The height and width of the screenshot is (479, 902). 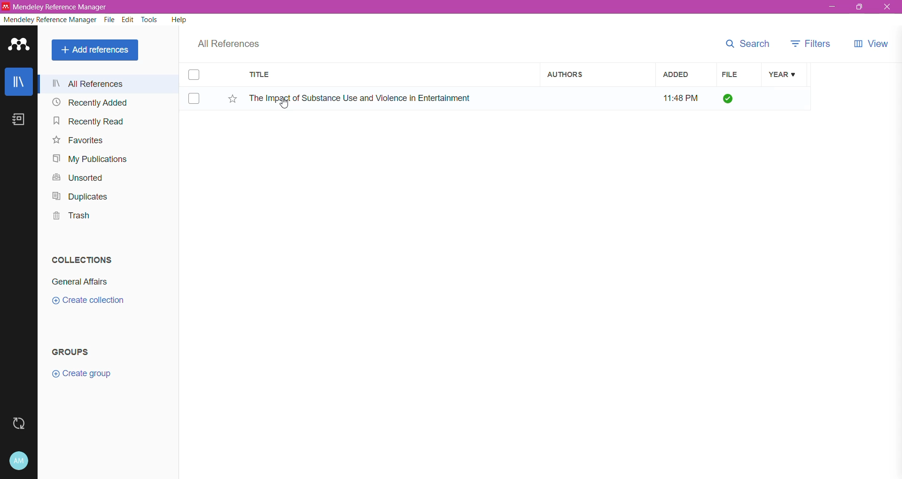 What do you see at coordinates (19, 461) in the screenshot?
I see `Account and Help` at bounding box center [19, 461].